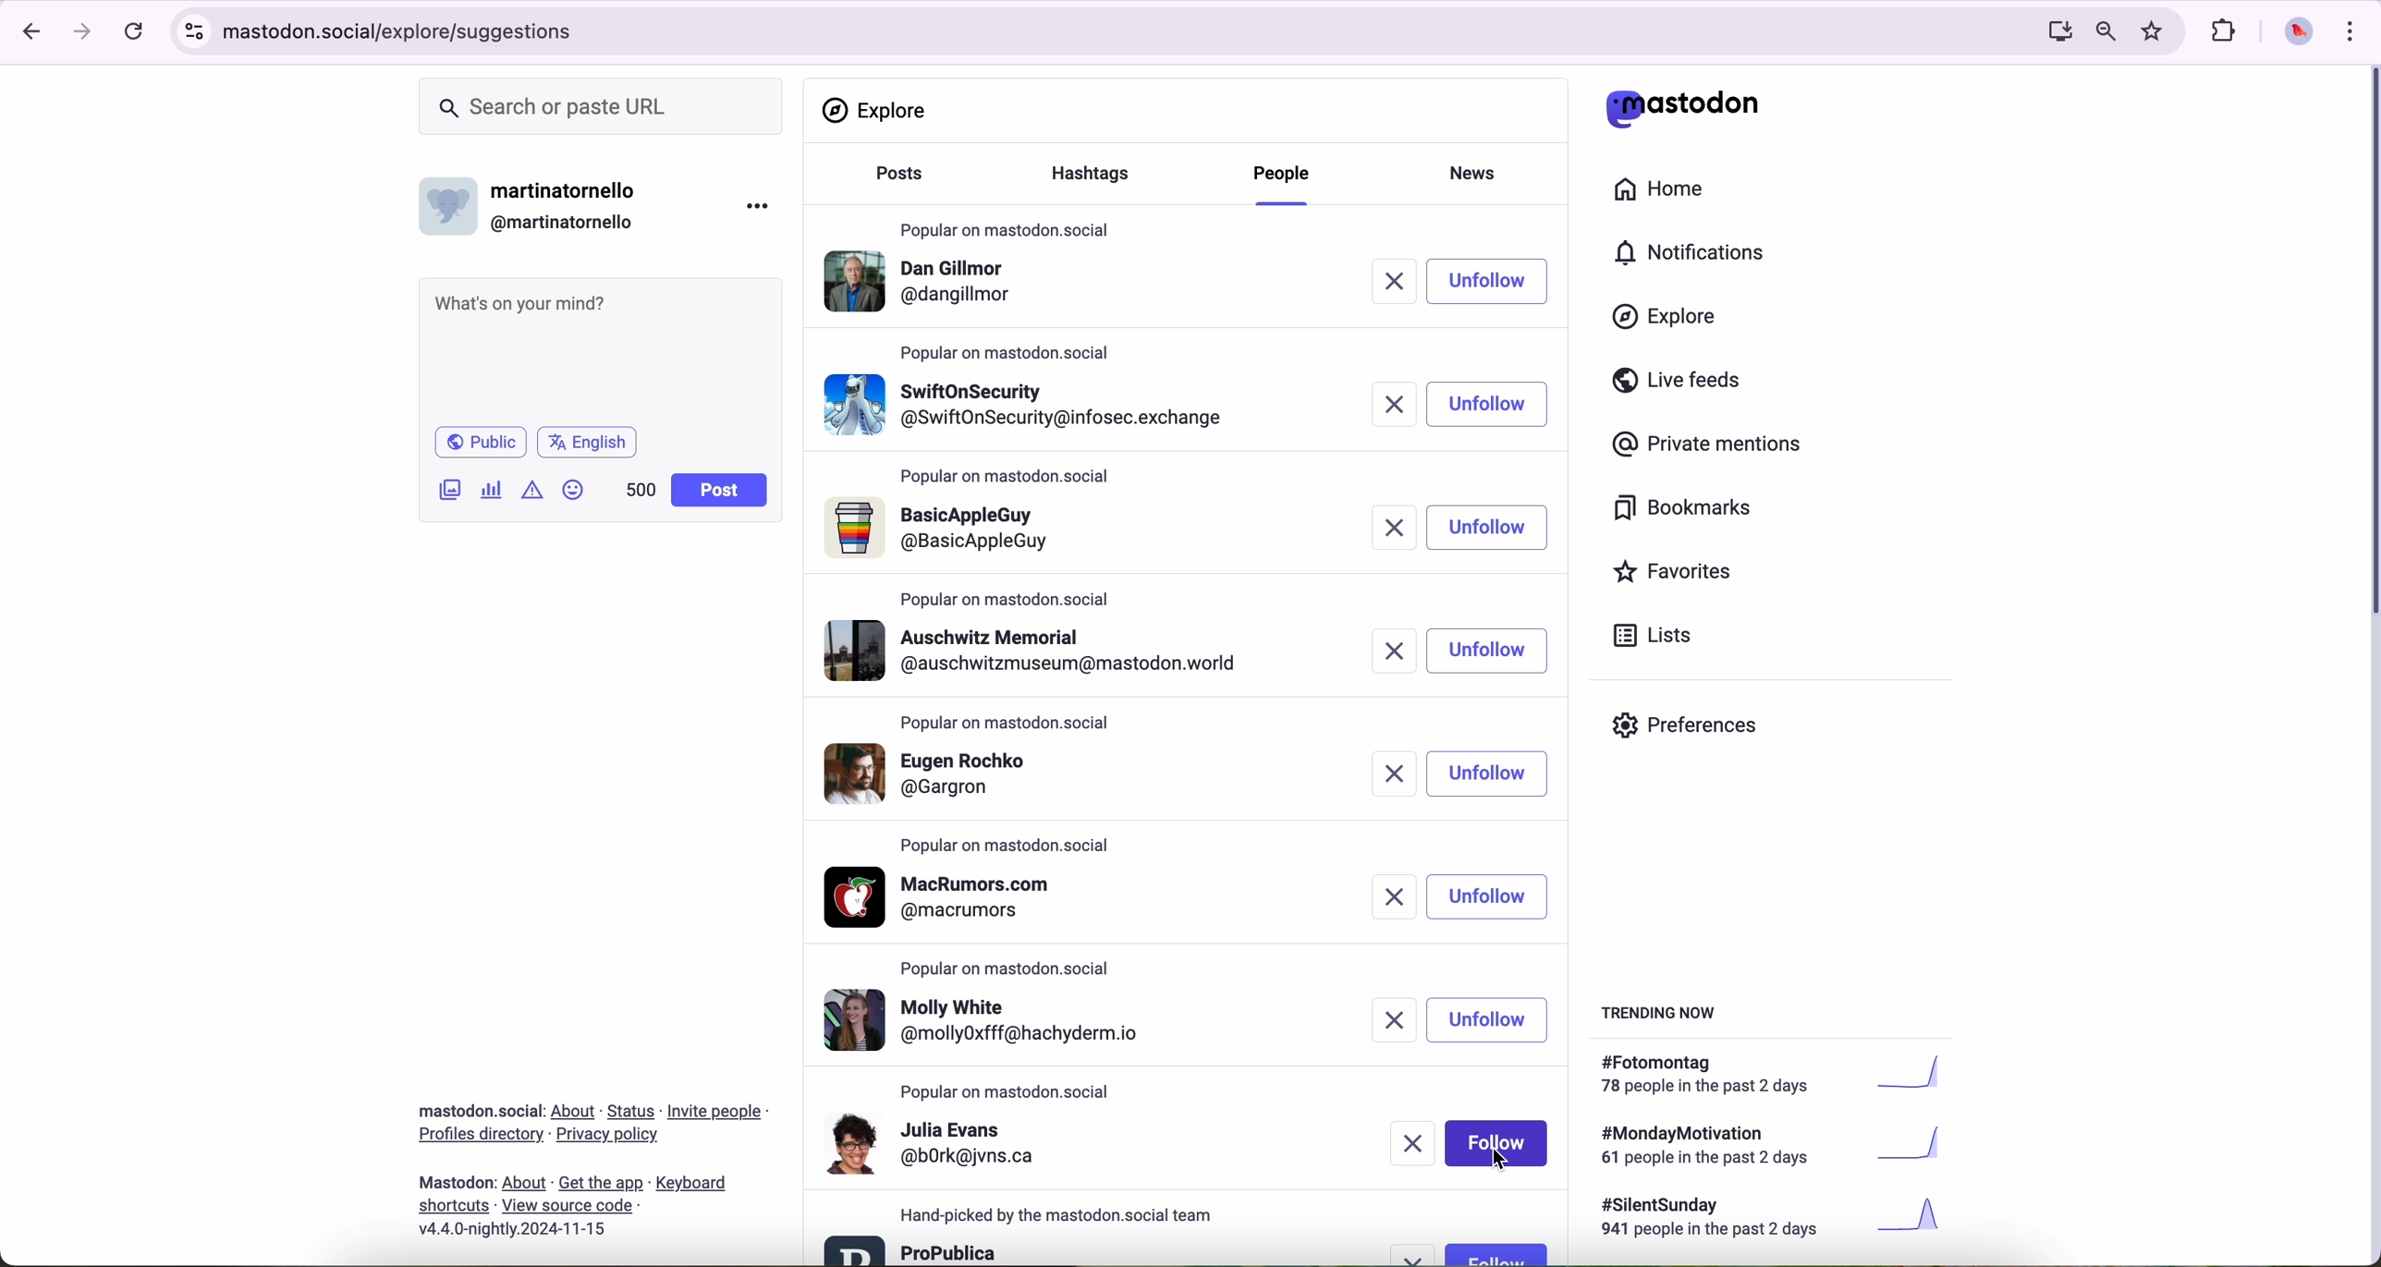 The height and width of the screenshot is (1267, 2381). What do you see at coordinates (1417, 1255) in the screenshot?
I see `remove` at bounding box center [1417, 1255].